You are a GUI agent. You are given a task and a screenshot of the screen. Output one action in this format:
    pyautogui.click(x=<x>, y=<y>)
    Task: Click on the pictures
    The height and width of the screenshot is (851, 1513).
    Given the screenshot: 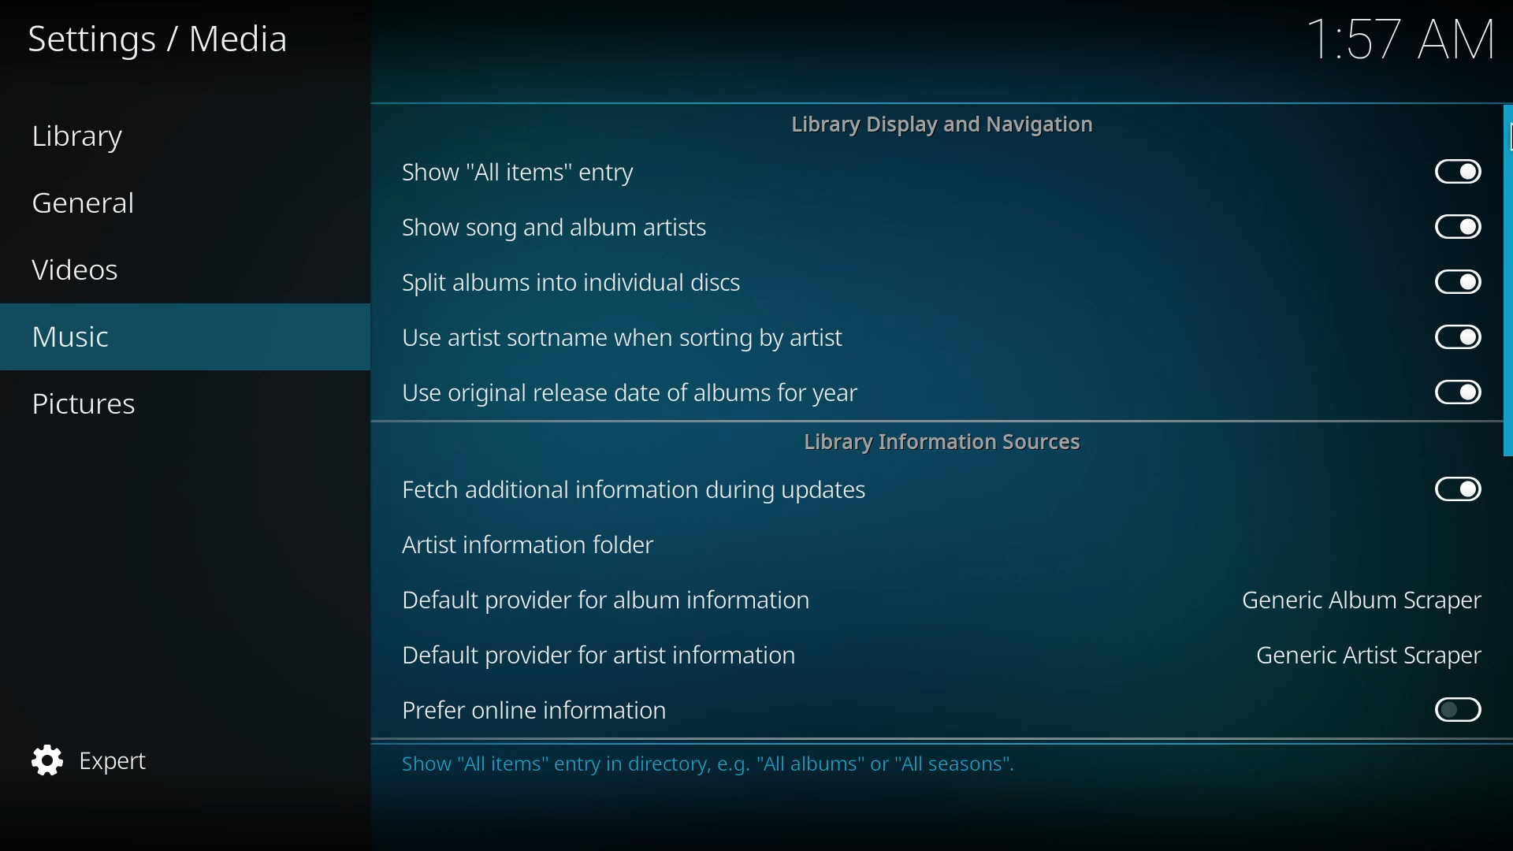 What is the action you would take?
    pyautogui.click(x=93, y=405)
    